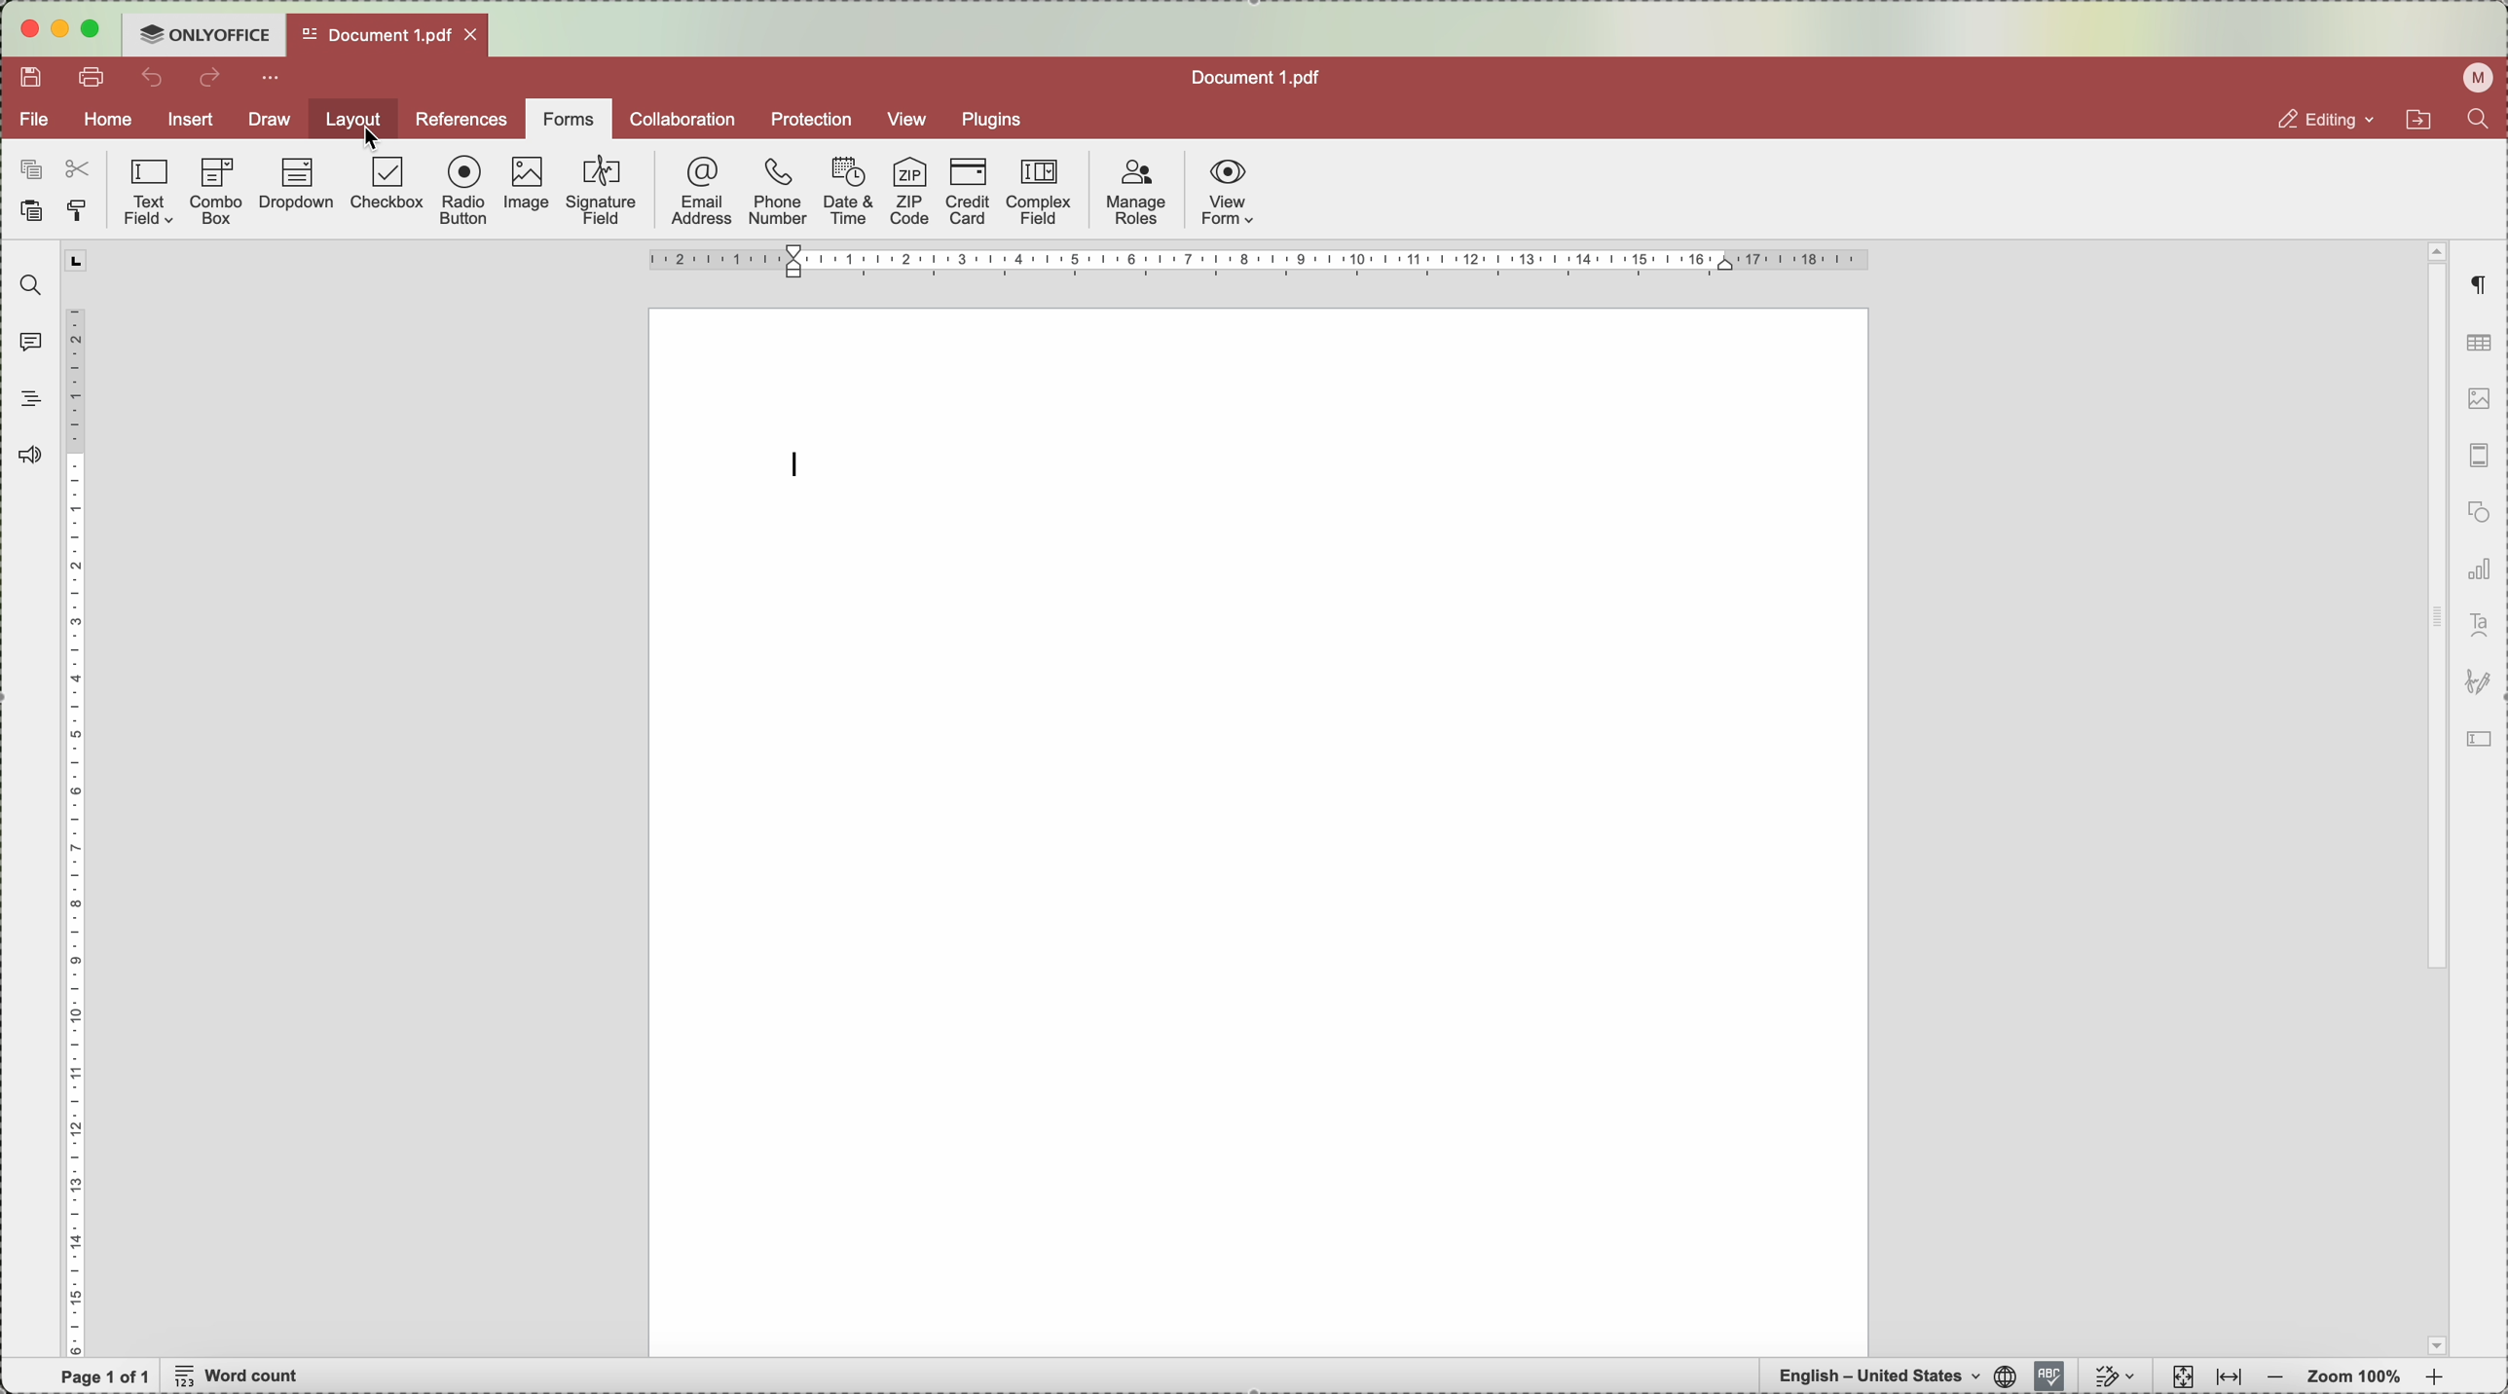 This screenshot has width=2508, height=1394. Describe the element at coordinates (274, 80) in the screenshot. I see `more options` at that location.